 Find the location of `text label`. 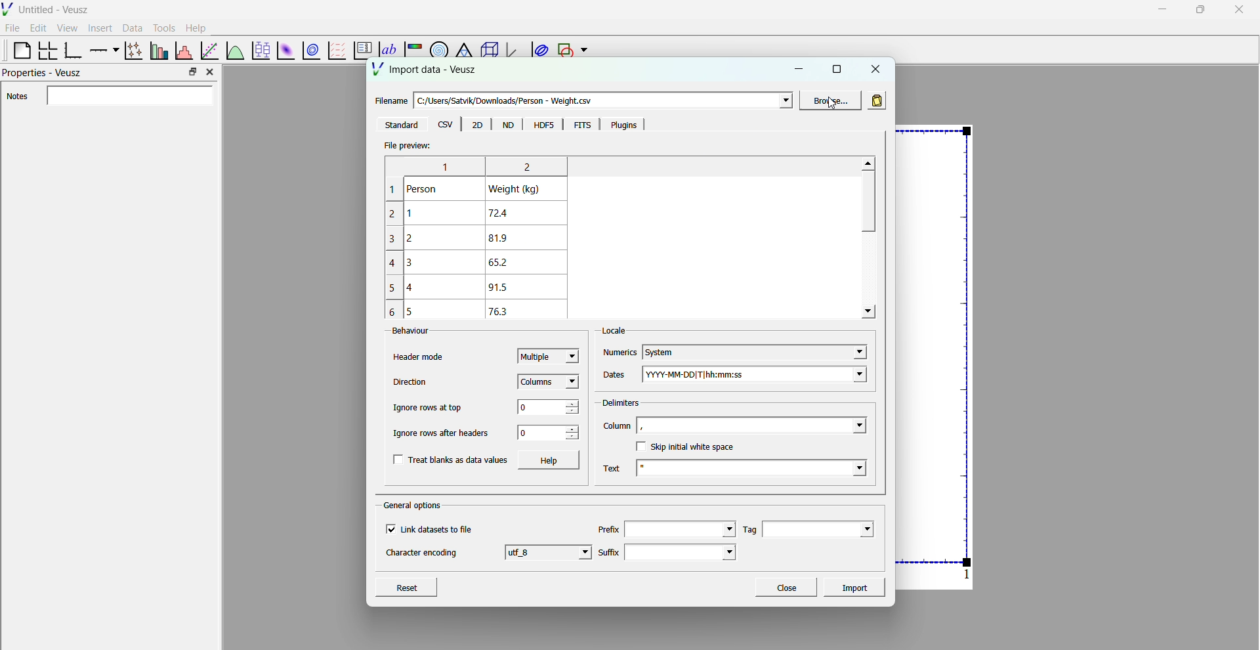

text label is located at coordinates (386, 43).